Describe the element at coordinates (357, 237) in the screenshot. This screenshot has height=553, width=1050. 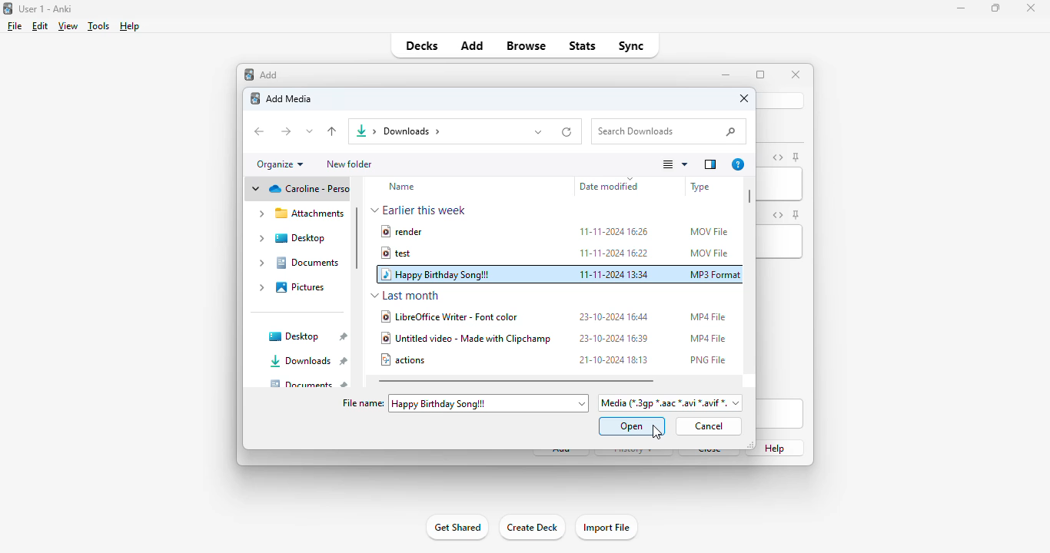
I see `vertical scroll bar` at that location.